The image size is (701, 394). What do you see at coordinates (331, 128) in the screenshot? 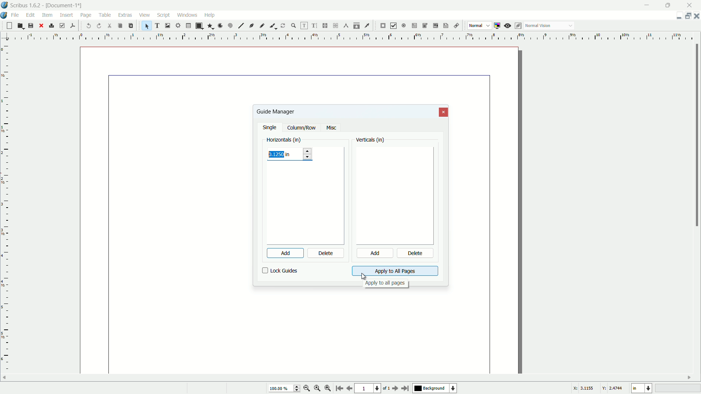
I see `misc` at bounding box center [331, 128].